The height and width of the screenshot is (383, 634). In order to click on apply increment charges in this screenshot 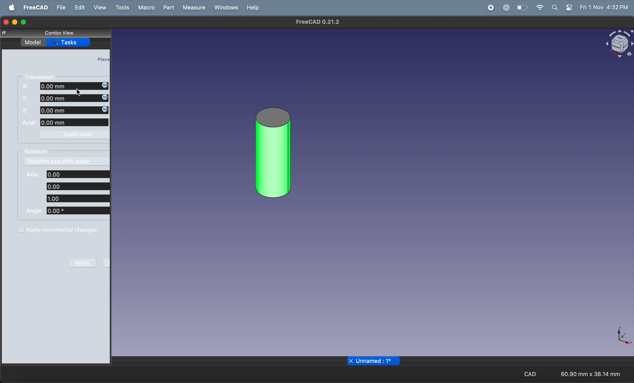, I will do `click(66, 230)`.